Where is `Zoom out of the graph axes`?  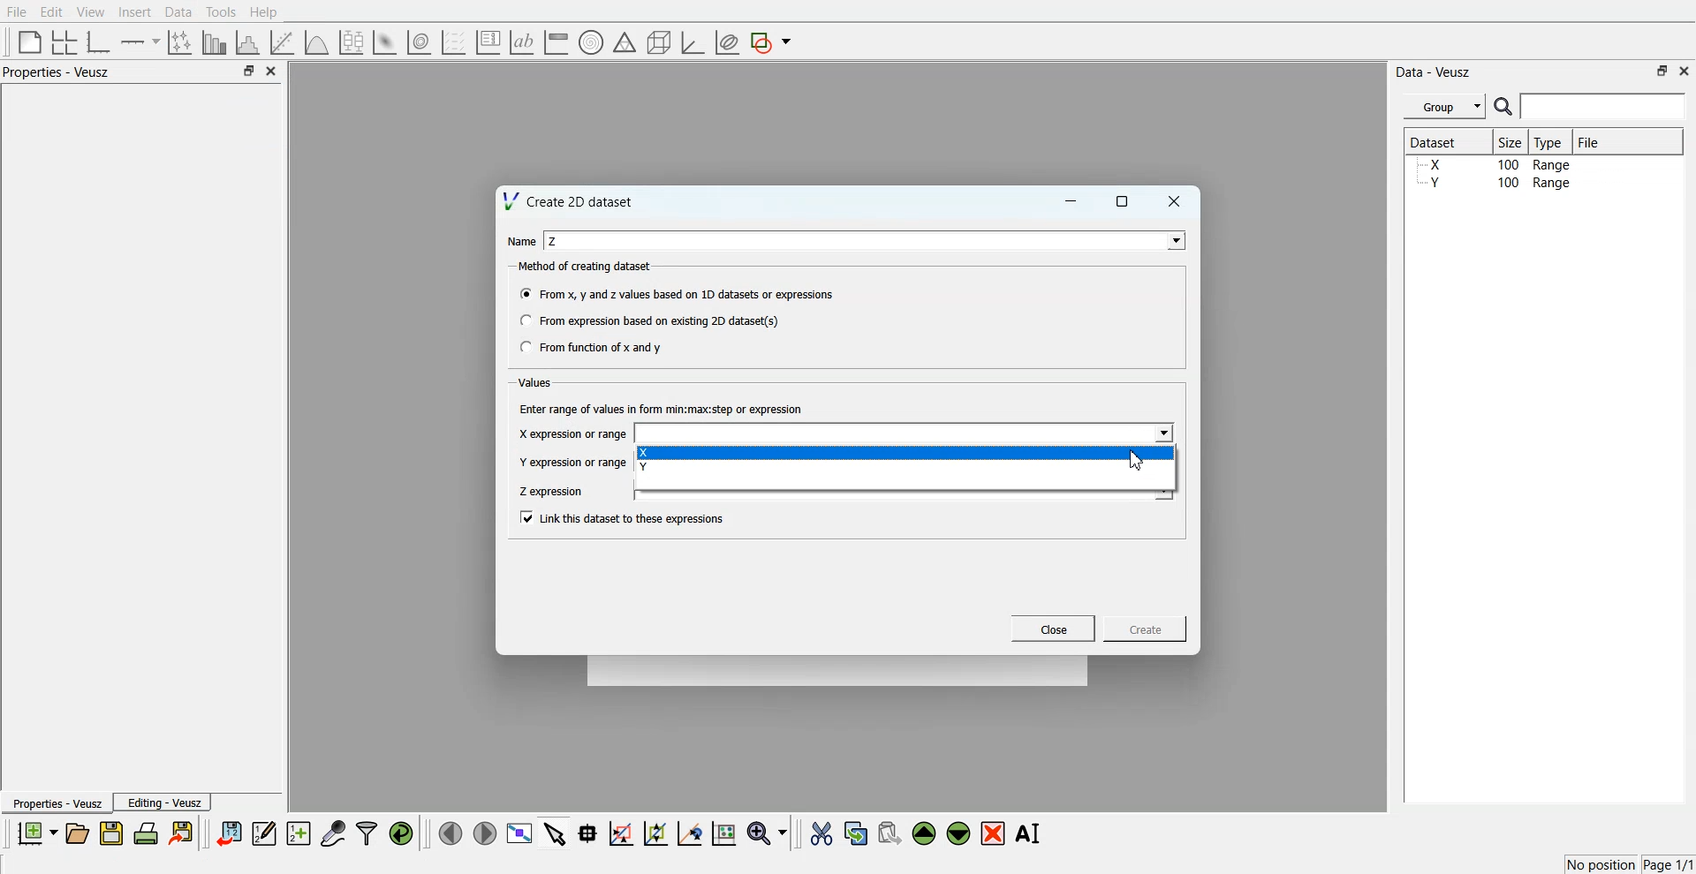 Zoom out of the graph axes is located at coordinates (655, 833).